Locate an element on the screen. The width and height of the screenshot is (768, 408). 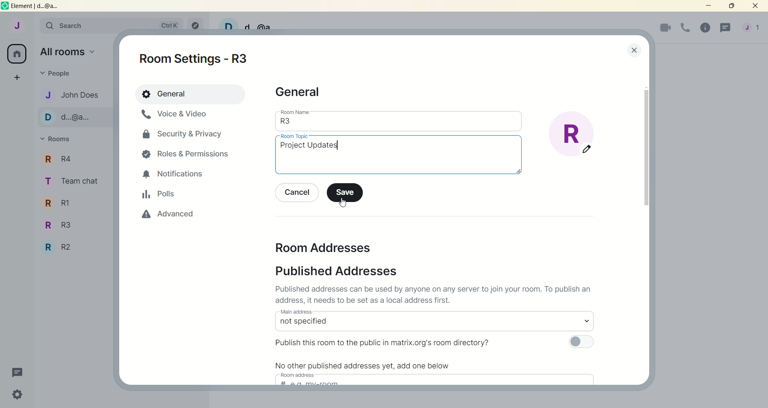
cancel is located at coordinates (297, 192).